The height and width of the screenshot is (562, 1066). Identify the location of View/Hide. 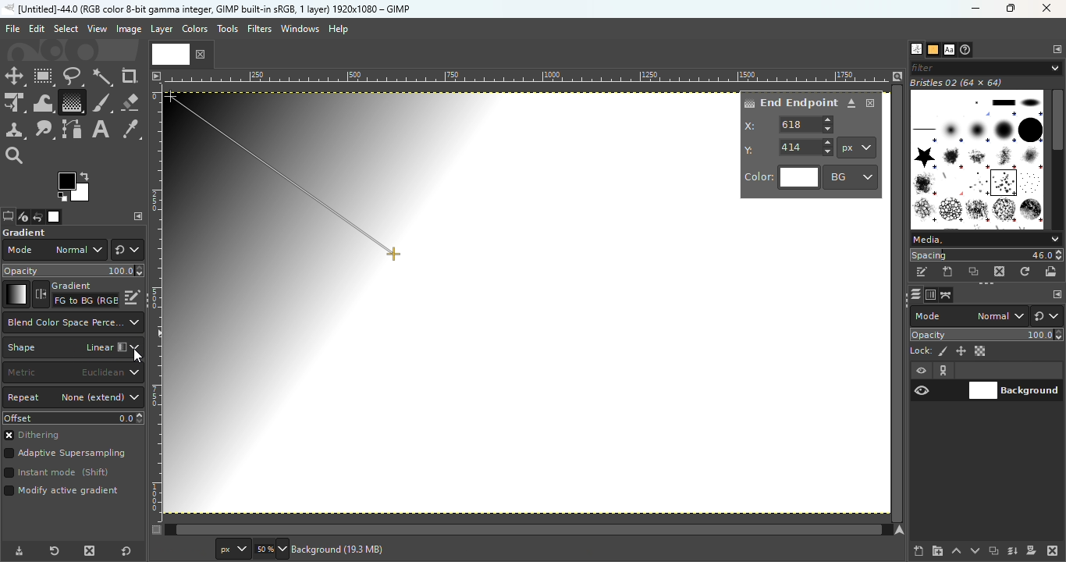
(938, 381).